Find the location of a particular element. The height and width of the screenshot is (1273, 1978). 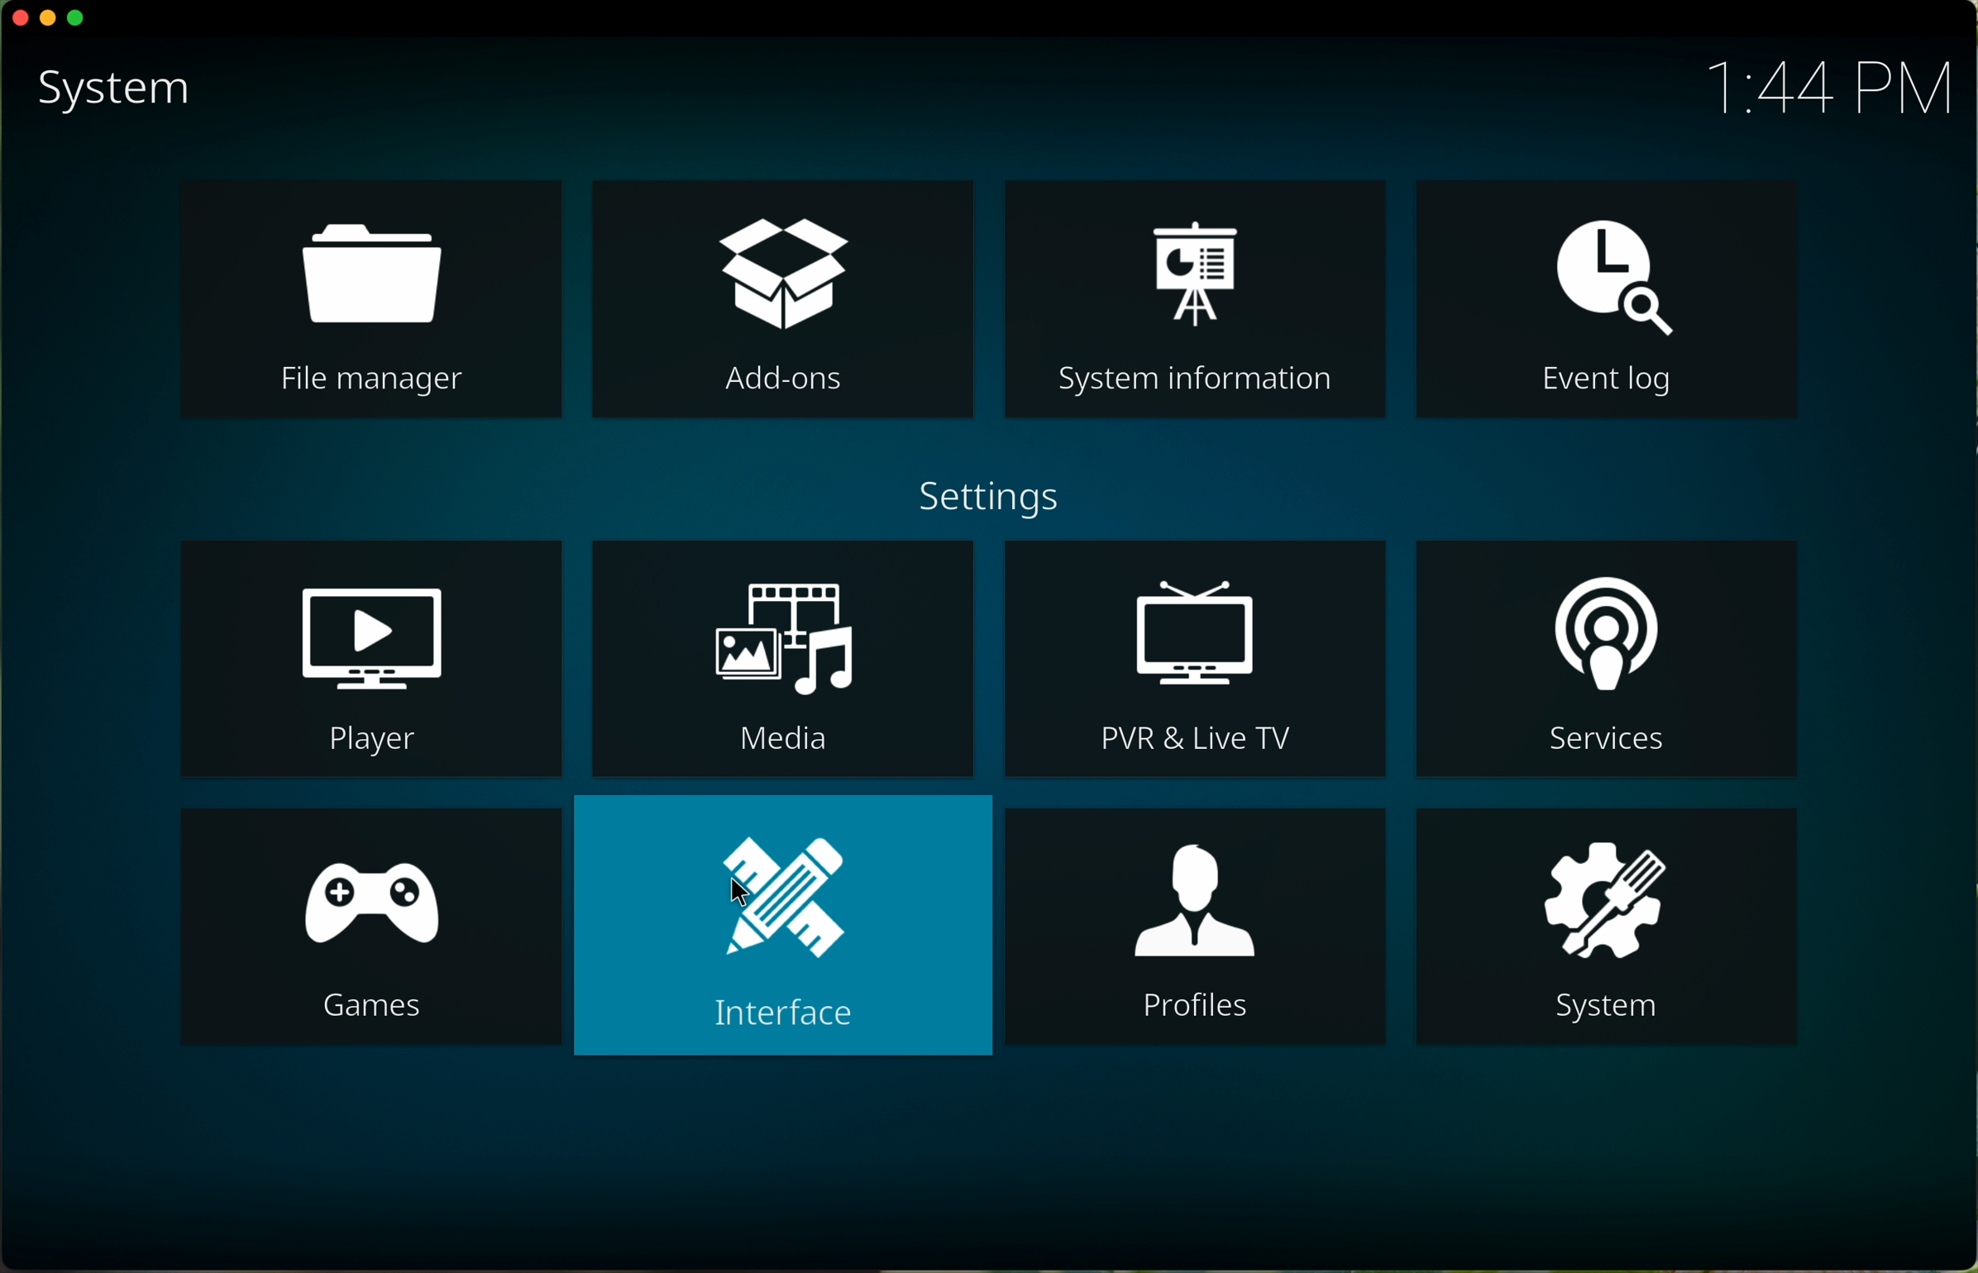

file manager is located at coordinates (373, 301).